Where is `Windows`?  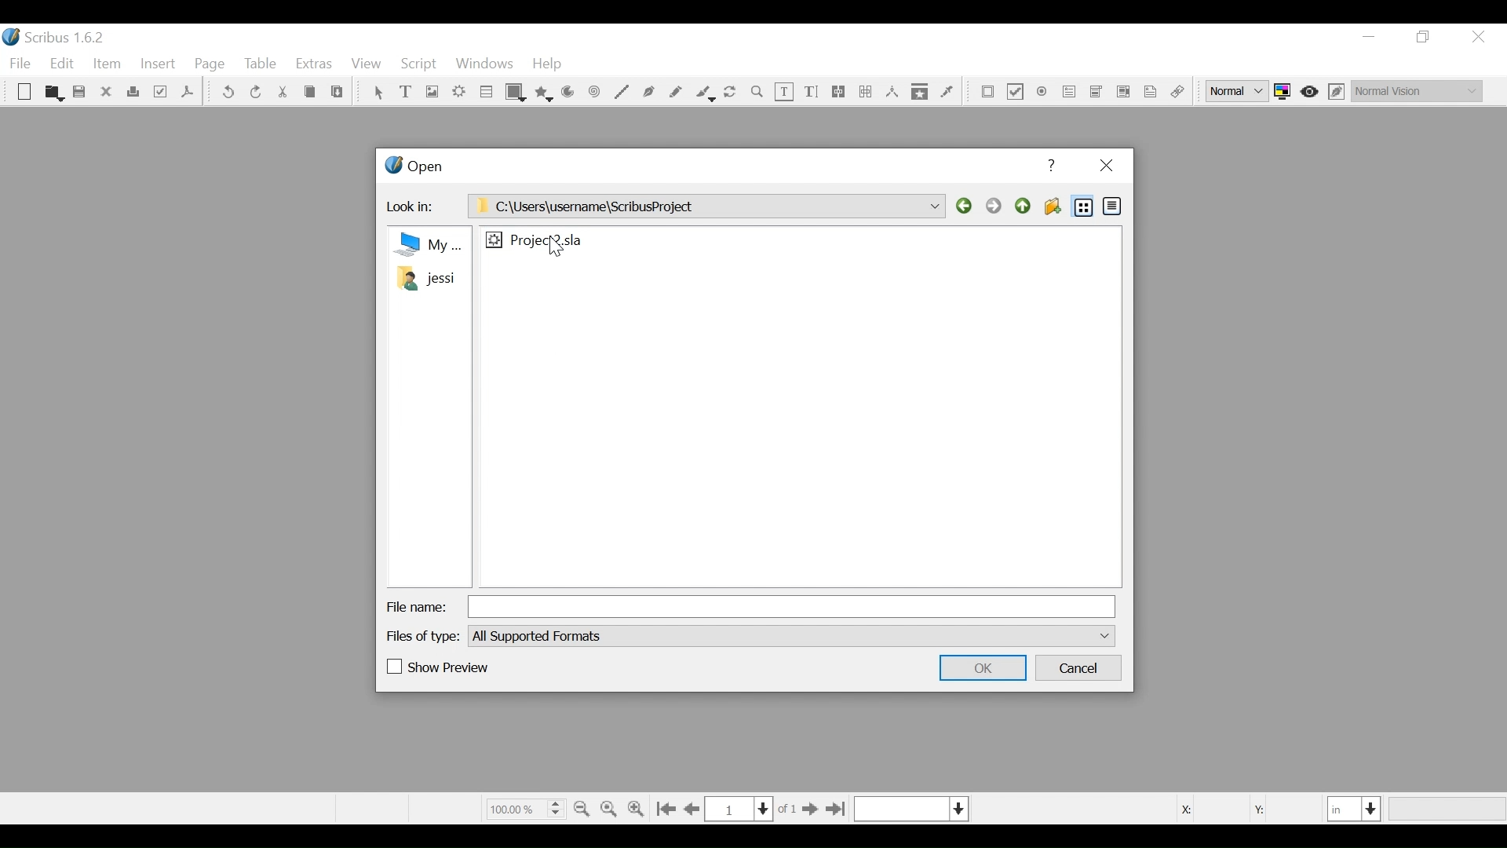
Windows is located at coordinates (484, 65).